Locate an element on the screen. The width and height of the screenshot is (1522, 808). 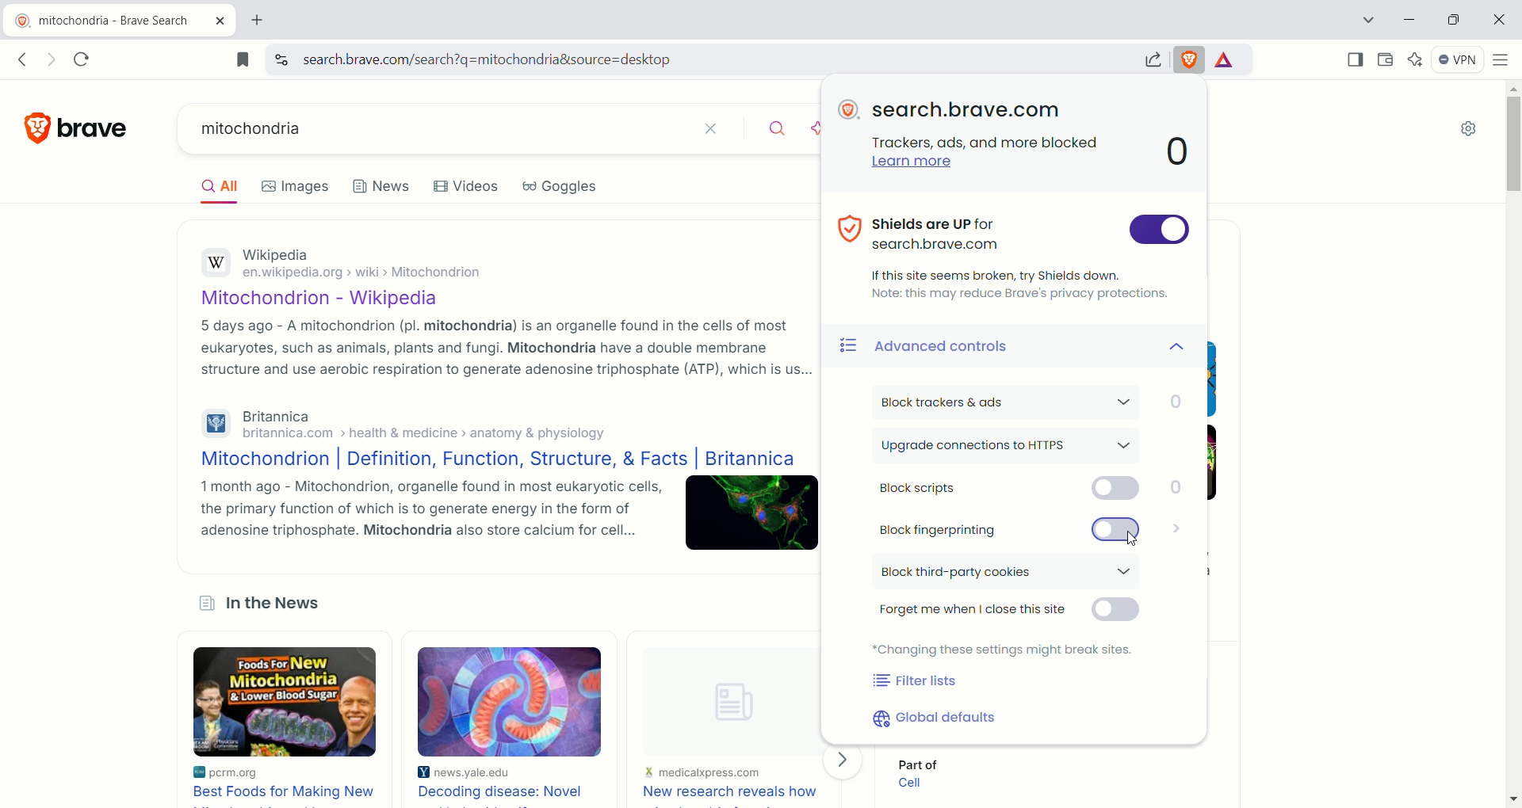
Britannicabritannica.com > health & medicine > anatomy & physiology is located at coordinates (436, 425).